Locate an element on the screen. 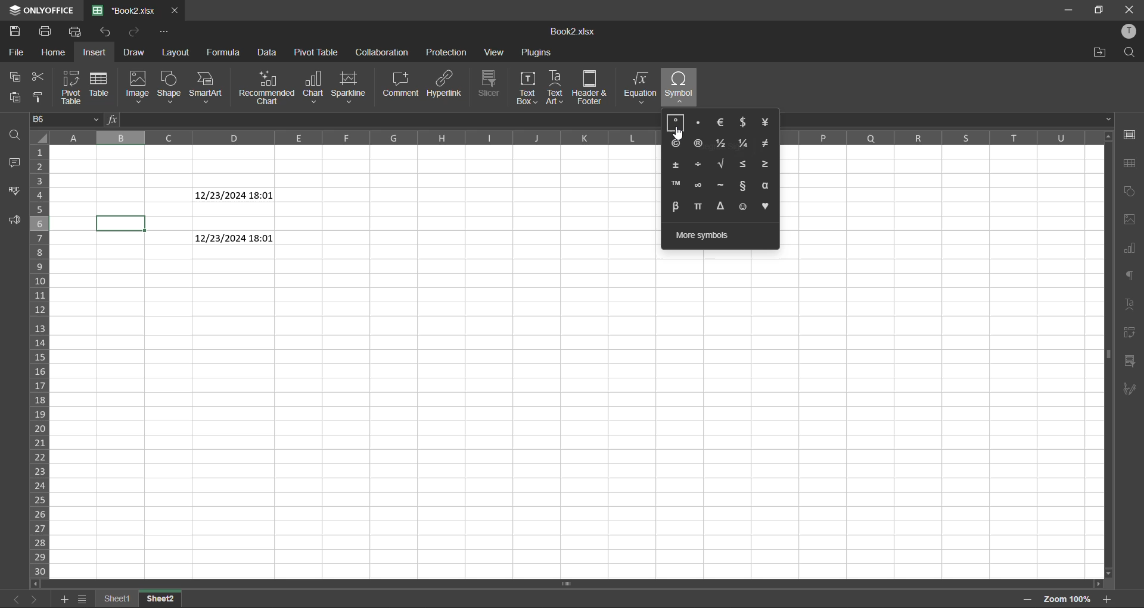  less than or equal to is located at coordinates (744, 164).